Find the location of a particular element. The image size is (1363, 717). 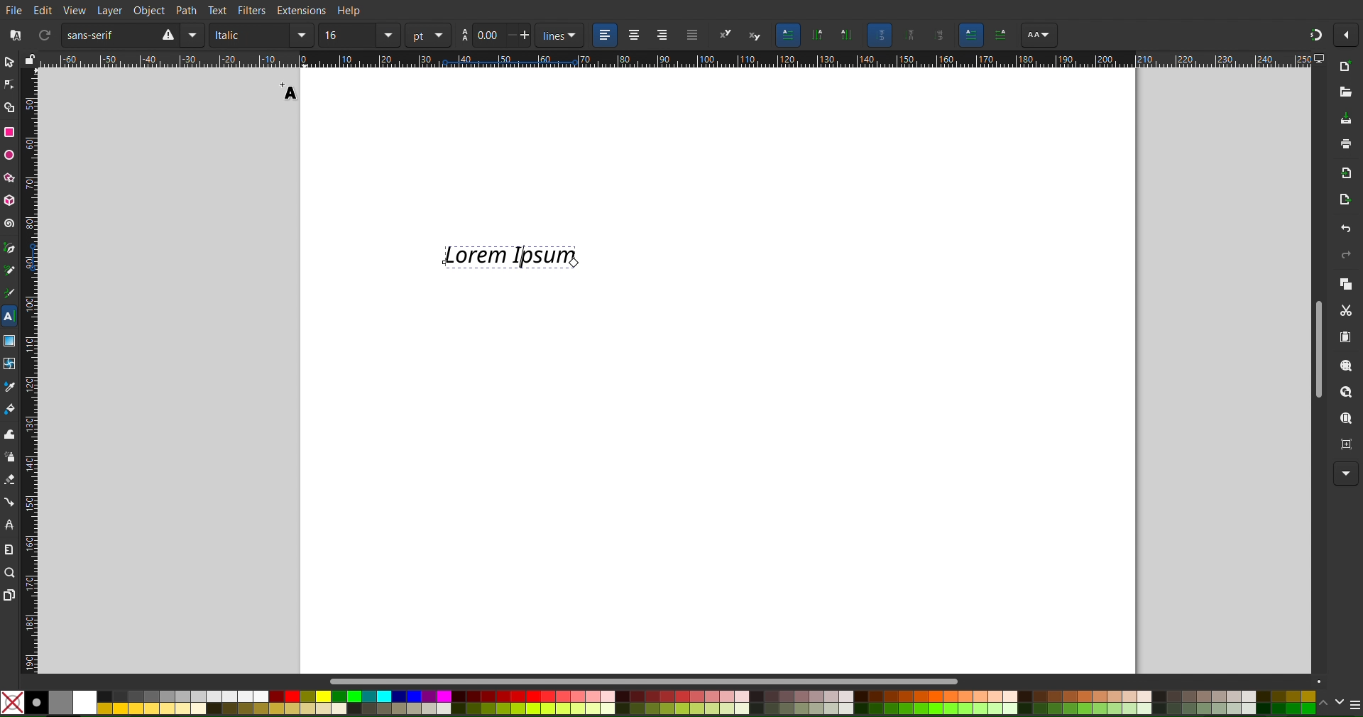

Fill Color is located at coordinates (10, 408).